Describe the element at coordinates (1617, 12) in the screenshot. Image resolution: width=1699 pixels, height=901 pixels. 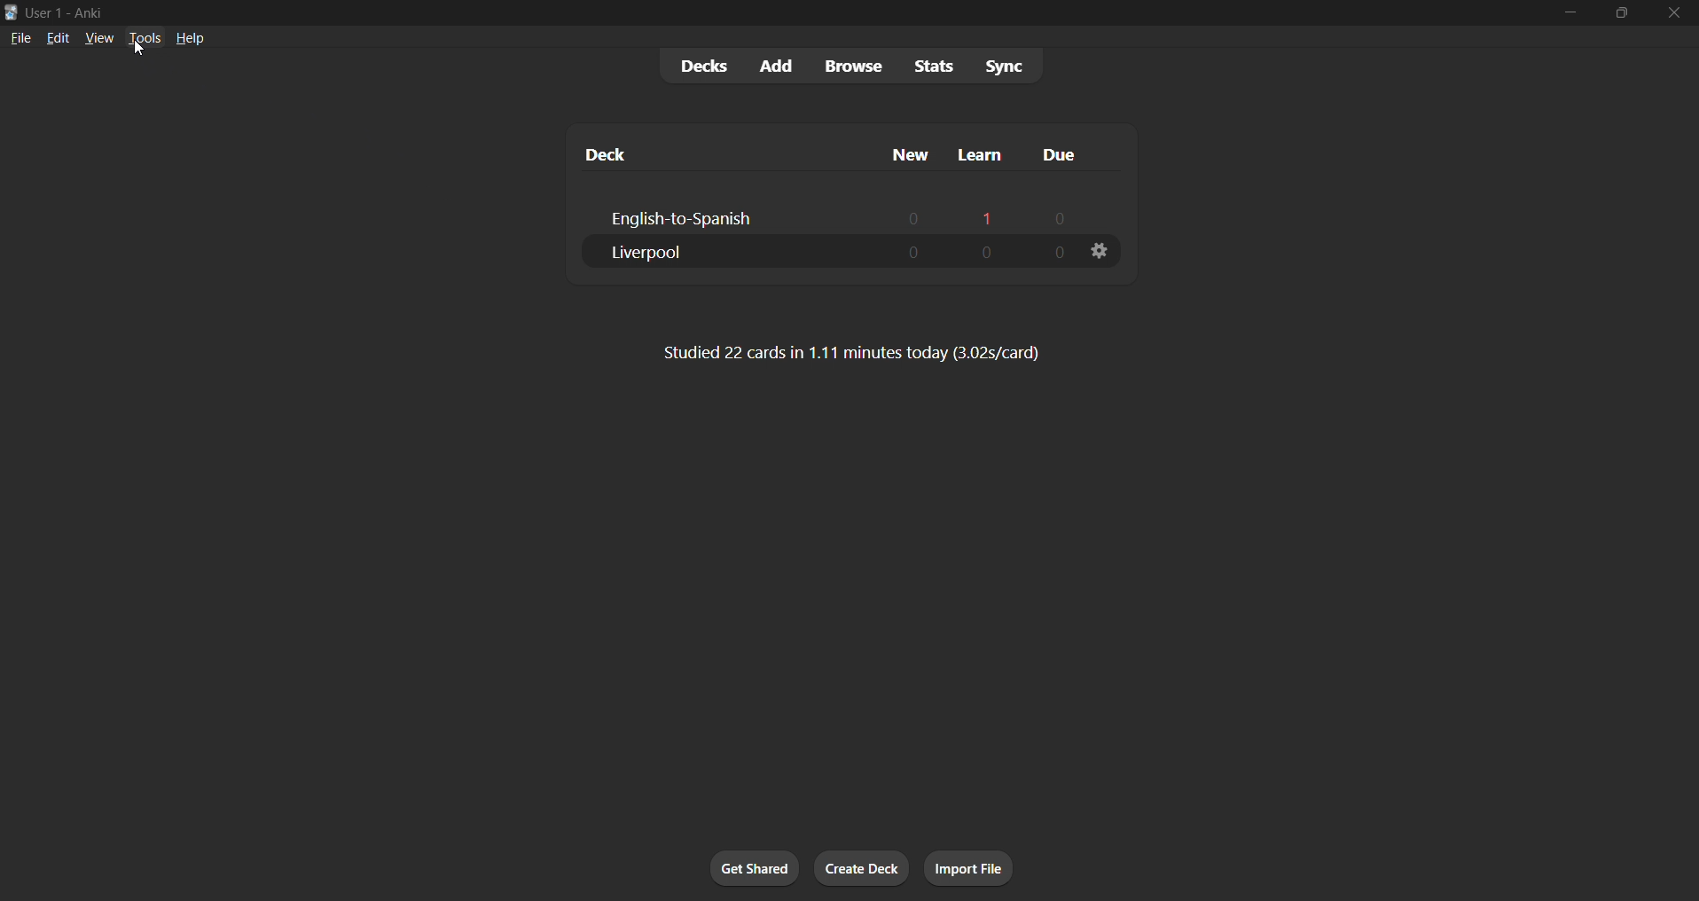
I see `maximize/restore` at that location.